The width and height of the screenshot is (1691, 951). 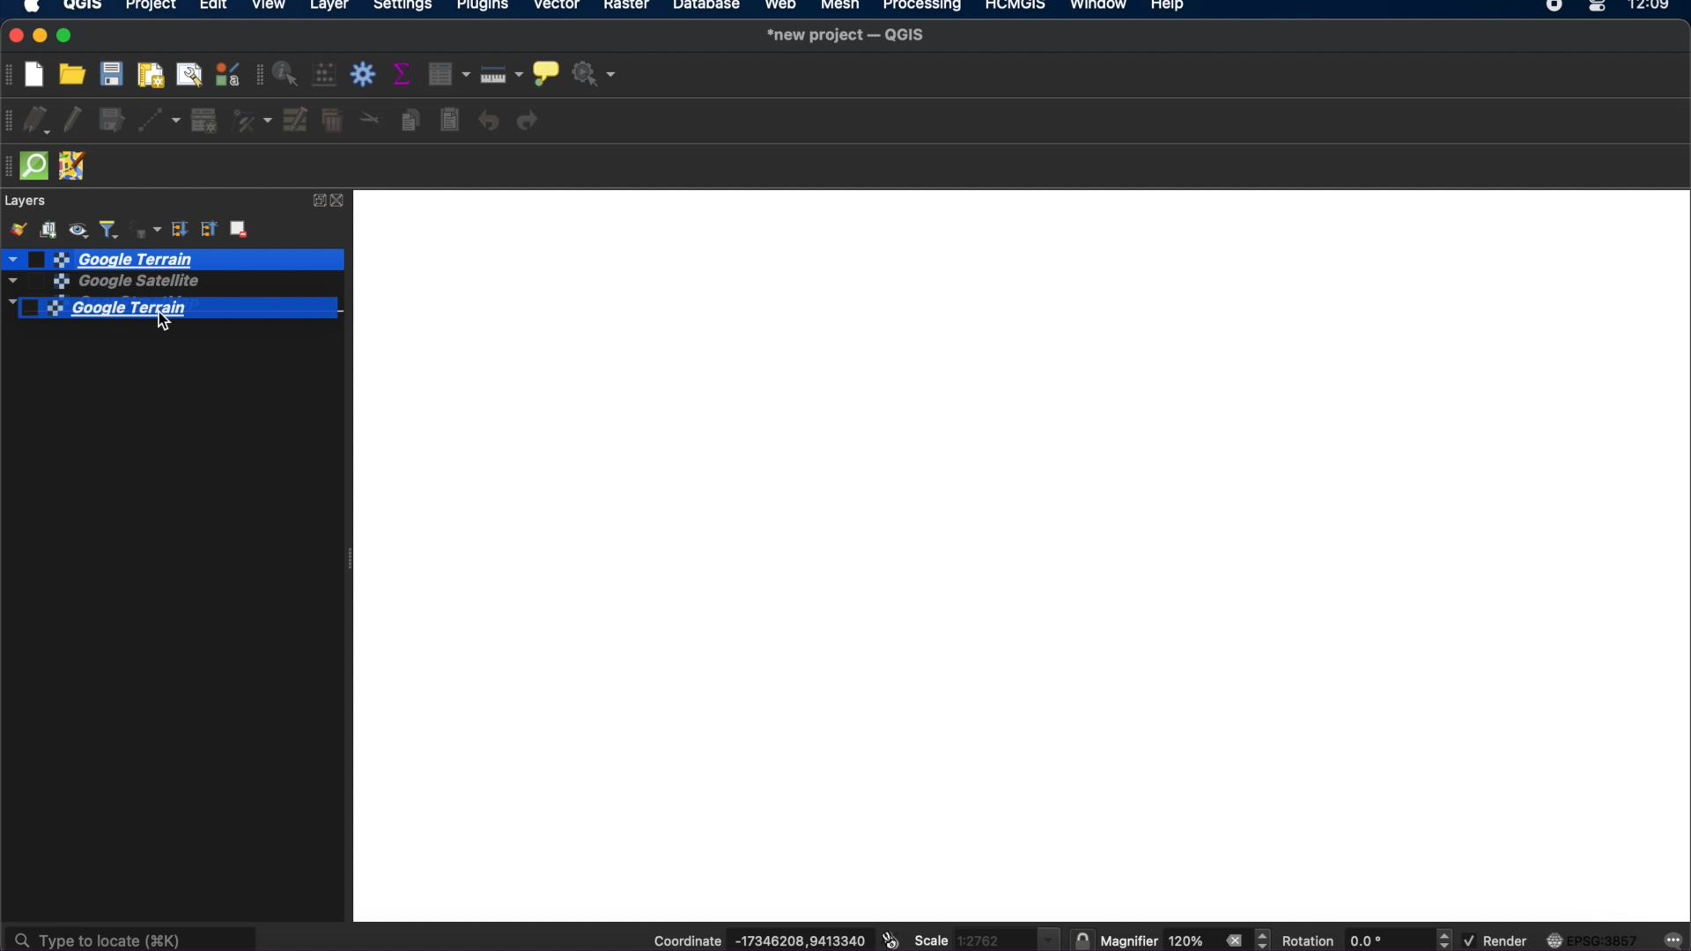 I want to click on new print layout, so click(x=152, y=74).